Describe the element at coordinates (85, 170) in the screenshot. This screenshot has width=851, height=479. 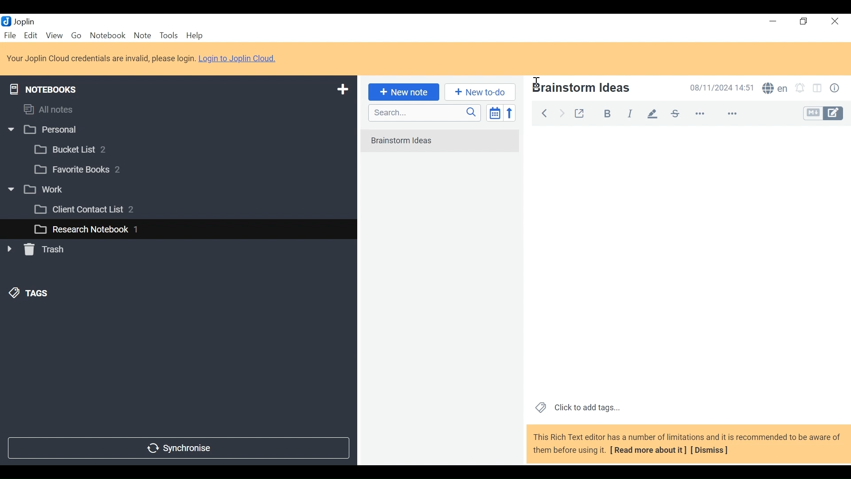
I see `[3 Favorite Books 2` at that location.